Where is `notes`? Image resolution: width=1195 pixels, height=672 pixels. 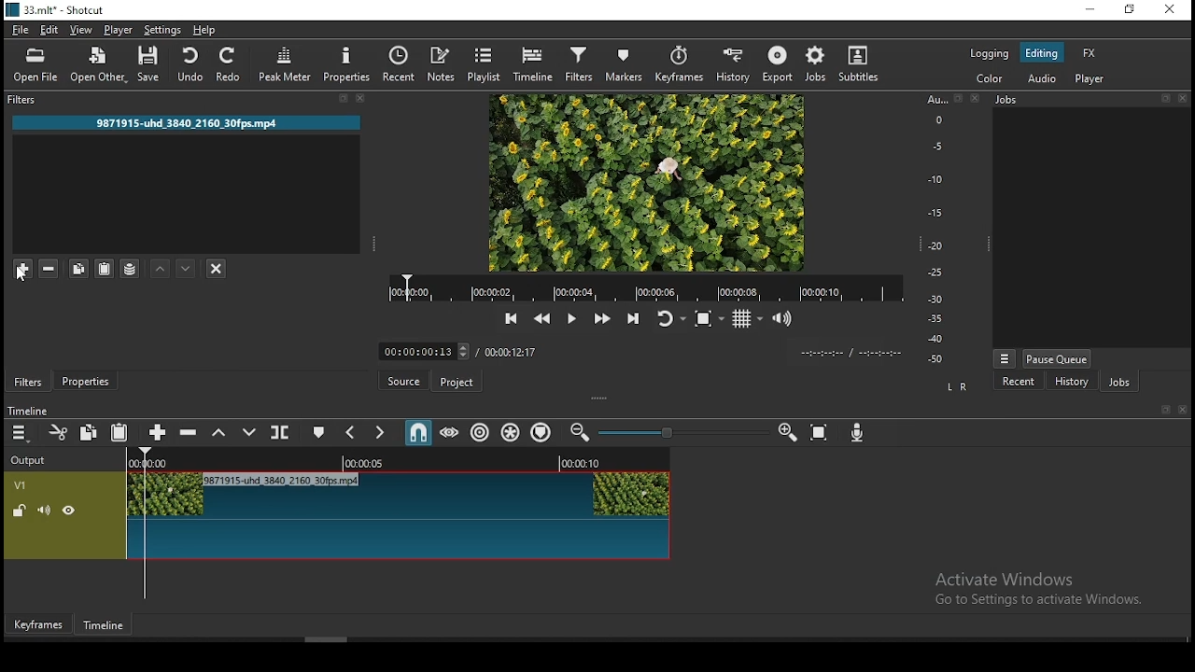 notes is located at coordinates (444, 61).